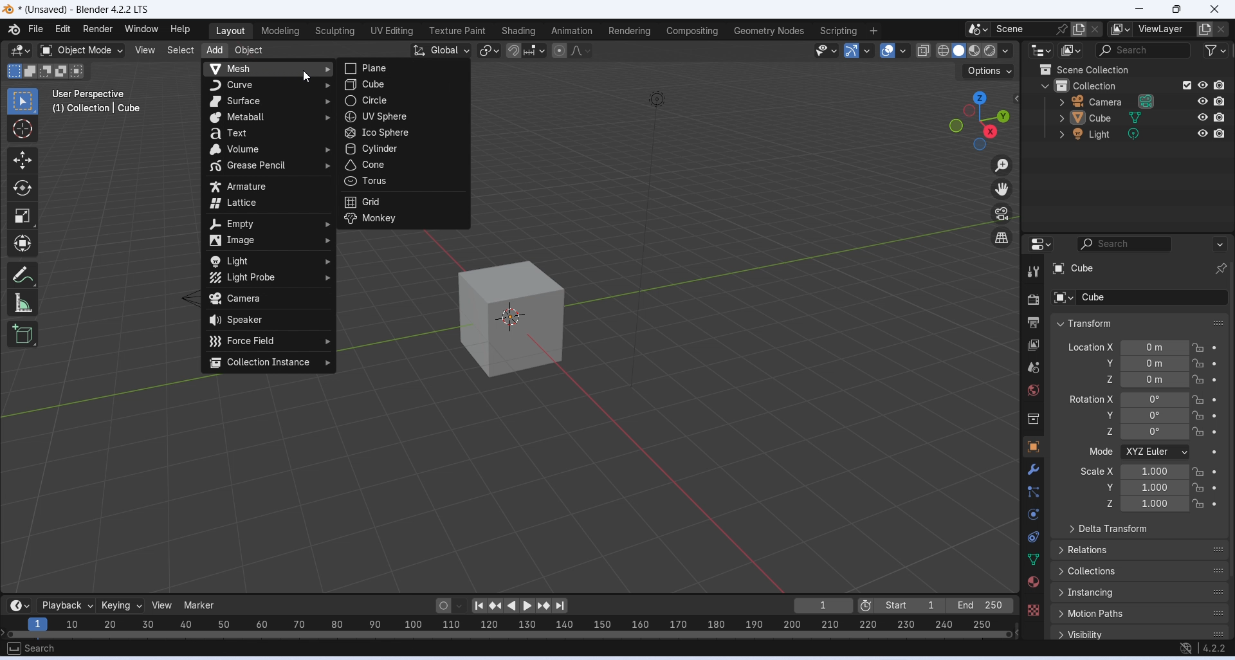  What do you see at coordinates (1155, 471) in the screenshot?
I see `scale` at bounding box center [1155, 471].